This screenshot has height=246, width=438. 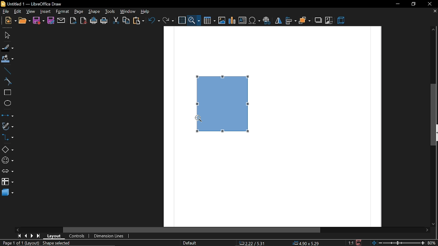 I want to click on save, so click(x=359, y=243).